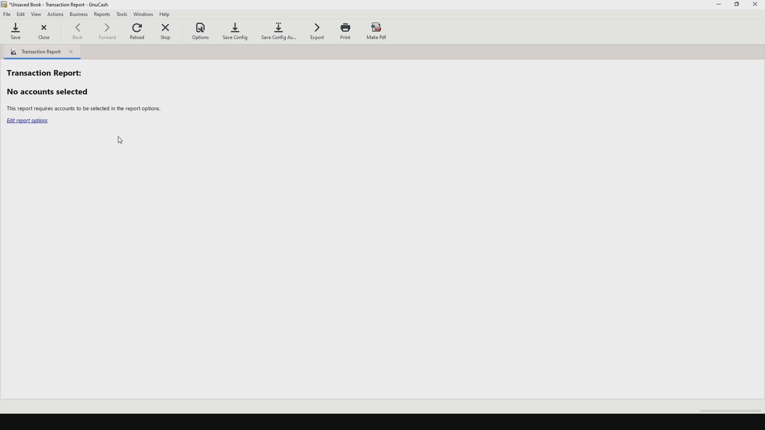 The image size is (765, 430). I want to click on export, so click(319, 31).